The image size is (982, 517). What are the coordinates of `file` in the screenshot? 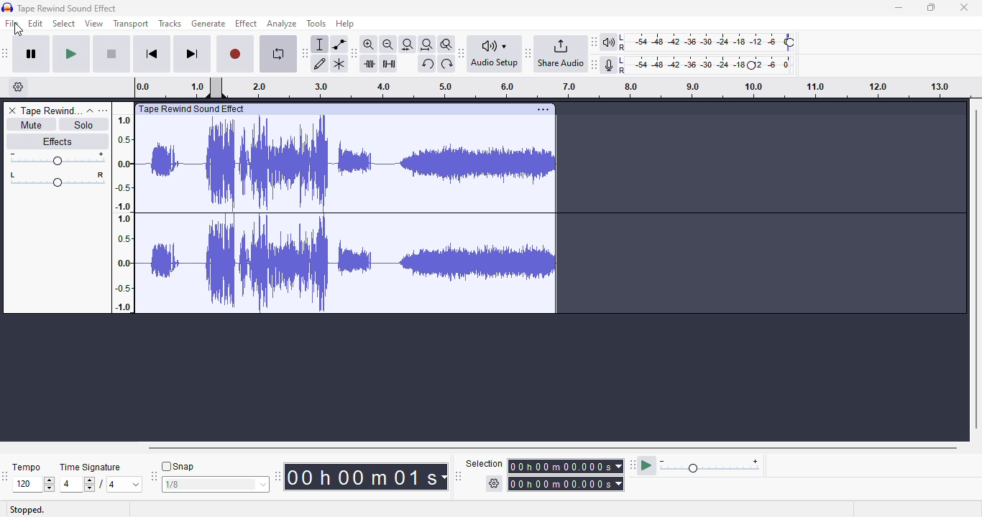 It's located at (12, 23).